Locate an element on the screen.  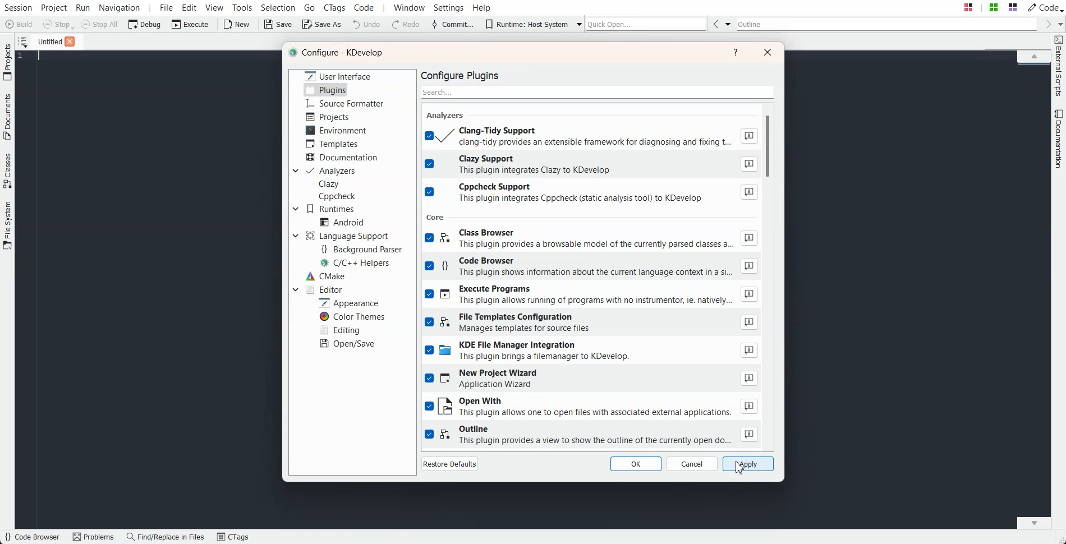
Close is located at coordinates (768, 52).